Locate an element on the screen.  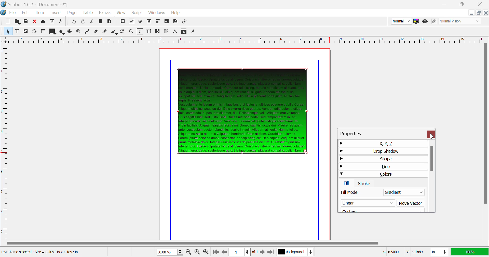
Open is located at coordinates (17, 21).